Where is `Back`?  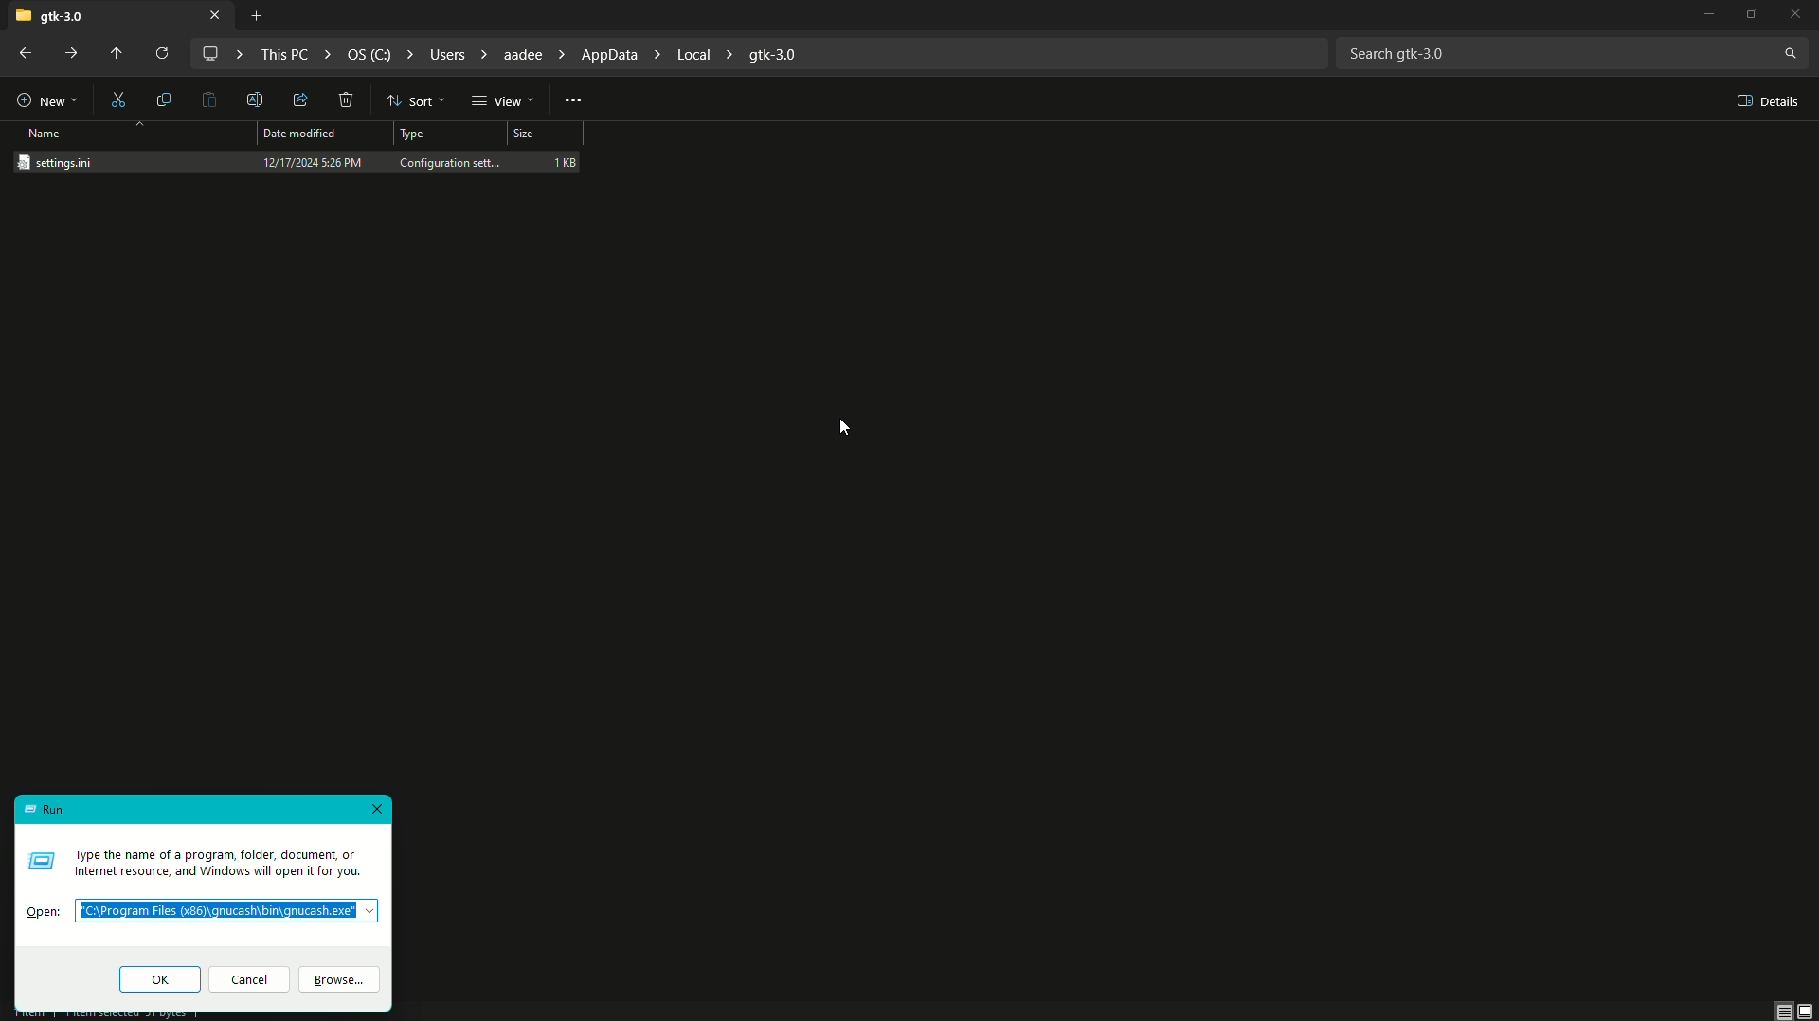
Back is located at coordinates (22, 55).